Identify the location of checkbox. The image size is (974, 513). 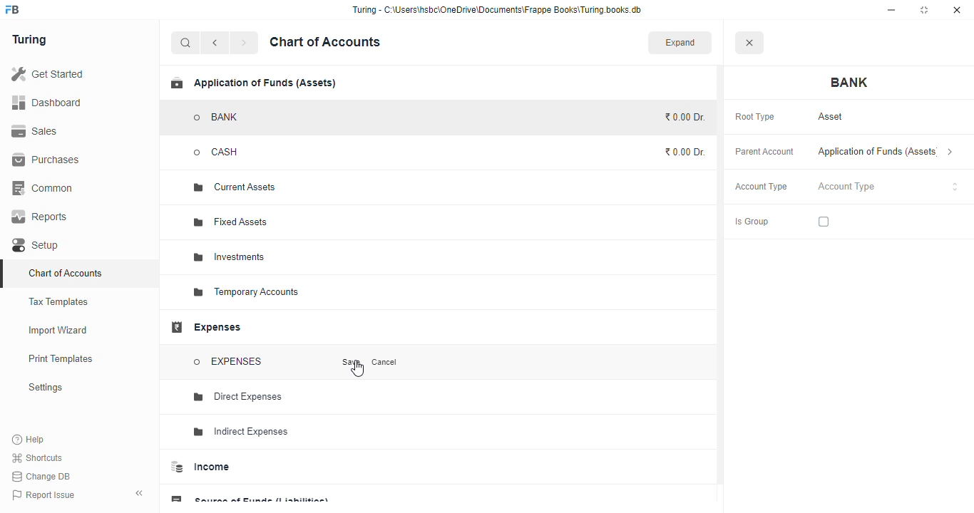
(824, 222).